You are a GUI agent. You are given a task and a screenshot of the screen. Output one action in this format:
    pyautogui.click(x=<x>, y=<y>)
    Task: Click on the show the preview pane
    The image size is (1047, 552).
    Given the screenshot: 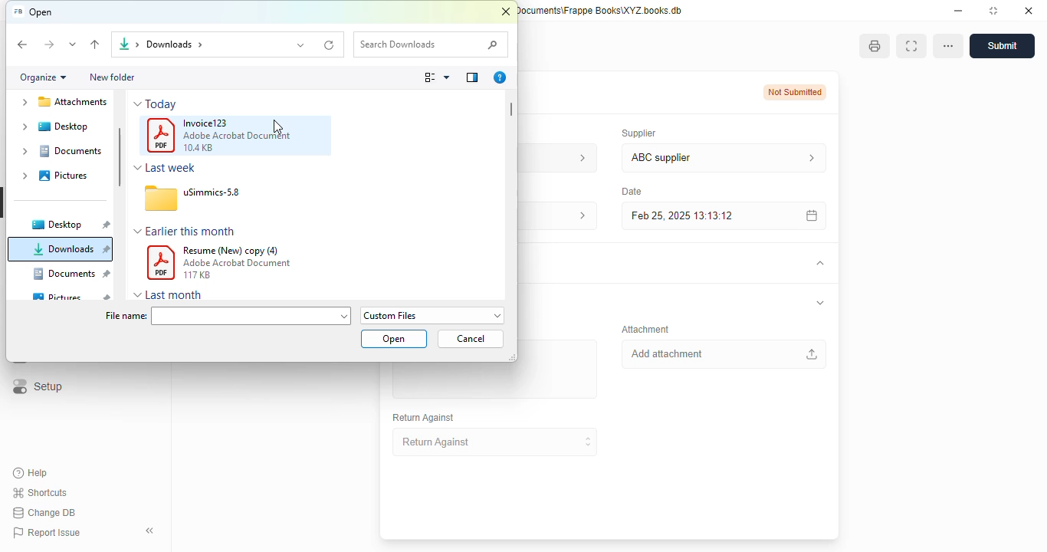 What is the action you would take?
    pyautogui.click(x=472, y=77)
    